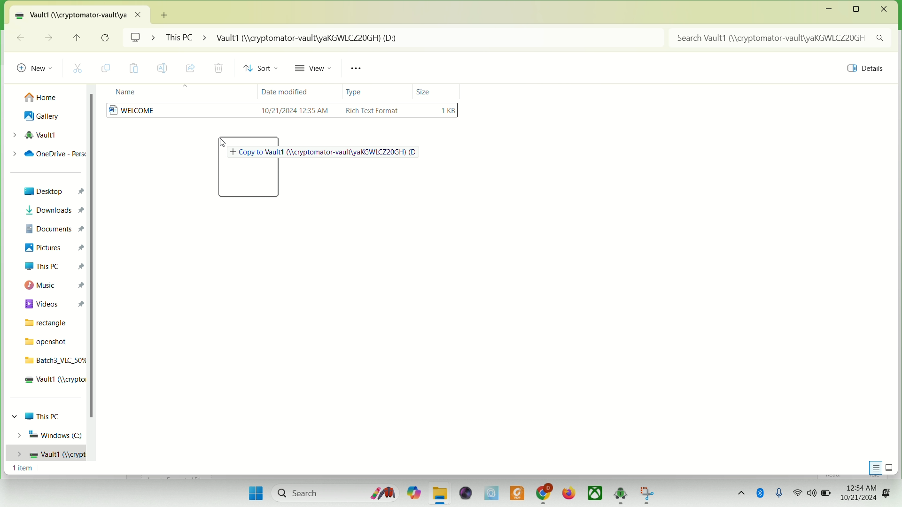  I want to click on folder, so click(244, 167).